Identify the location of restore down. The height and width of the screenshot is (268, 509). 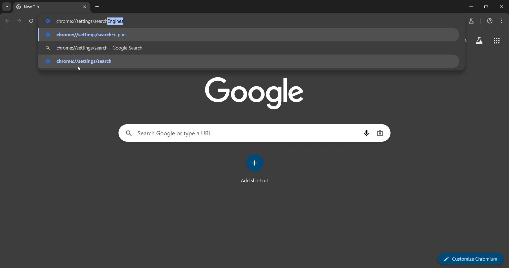
(486, 7).